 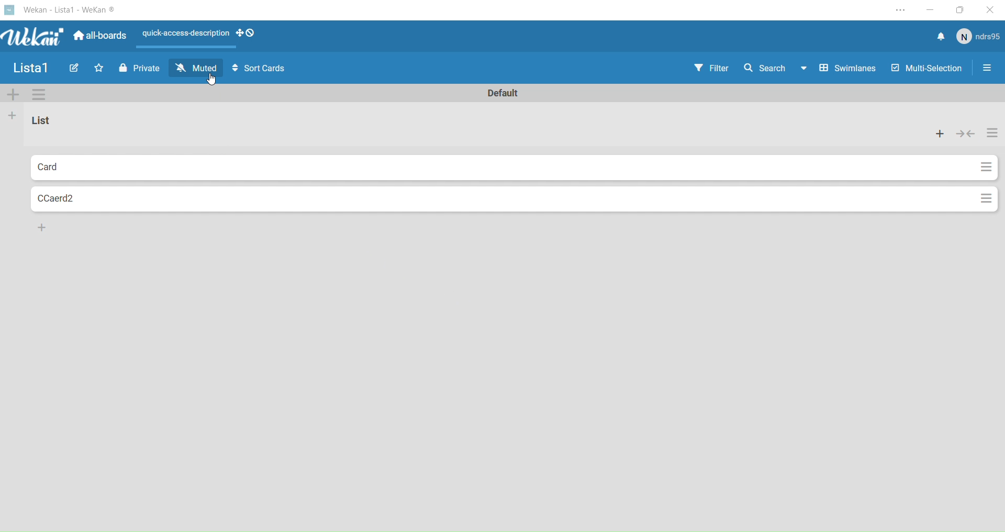 What do you see at coordinates (99, 69) in the screenshot?
I see `Favourites` at bounding box center [99, 69].